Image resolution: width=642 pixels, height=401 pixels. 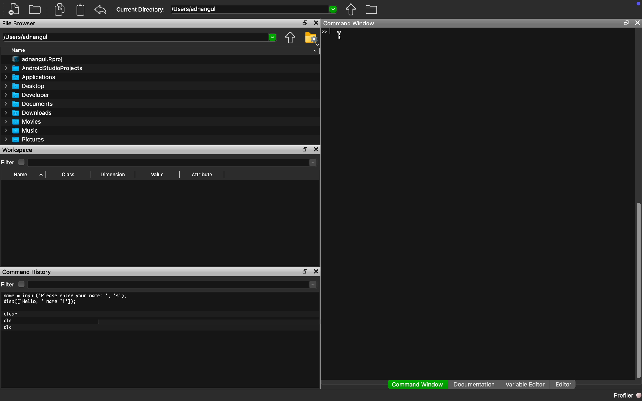 What do you see at coordinates (316, 149) in the screenshot?
I see `close` at bounding box center [316, 149].